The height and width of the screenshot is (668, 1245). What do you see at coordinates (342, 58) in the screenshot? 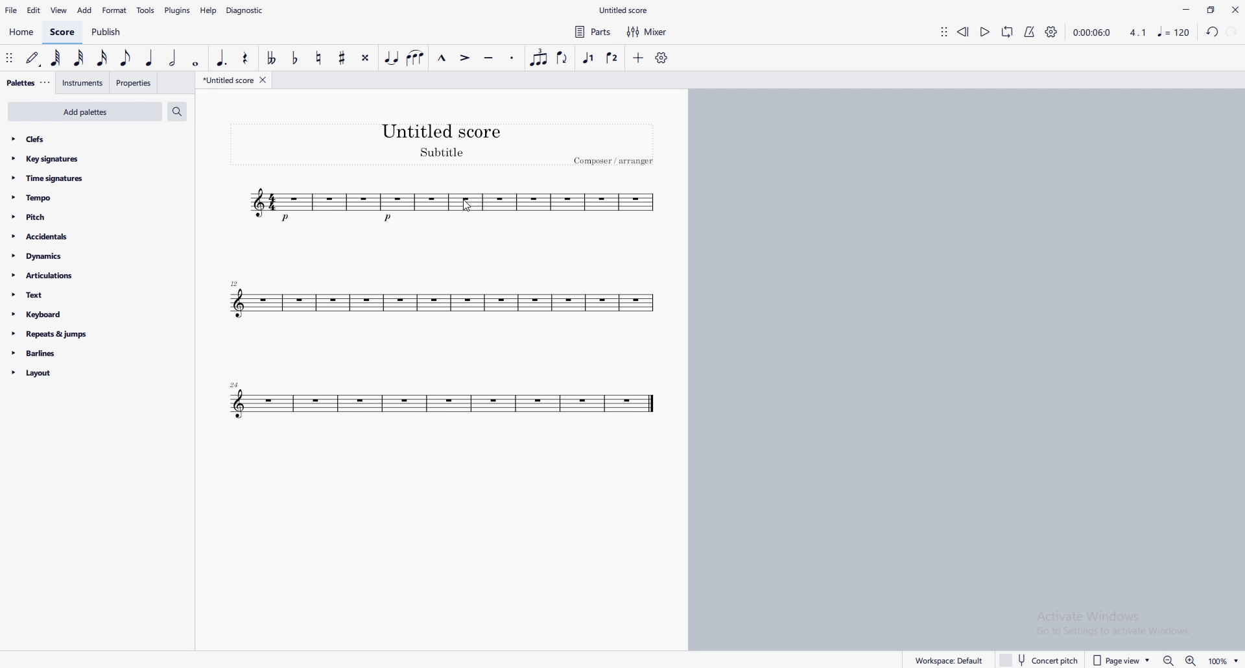
I see `toggle sharp` at bounding box center [342, 58].